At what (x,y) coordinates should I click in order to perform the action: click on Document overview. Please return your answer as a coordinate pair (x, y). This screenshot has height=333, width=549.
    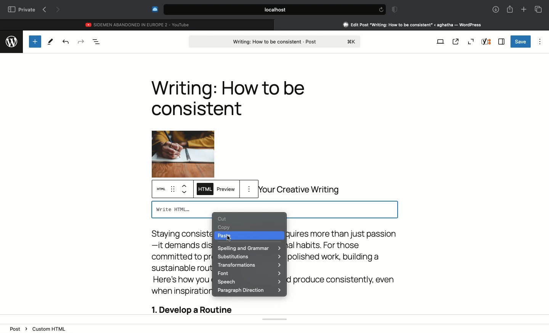
    Looking at the image, I should click on (97, 42).